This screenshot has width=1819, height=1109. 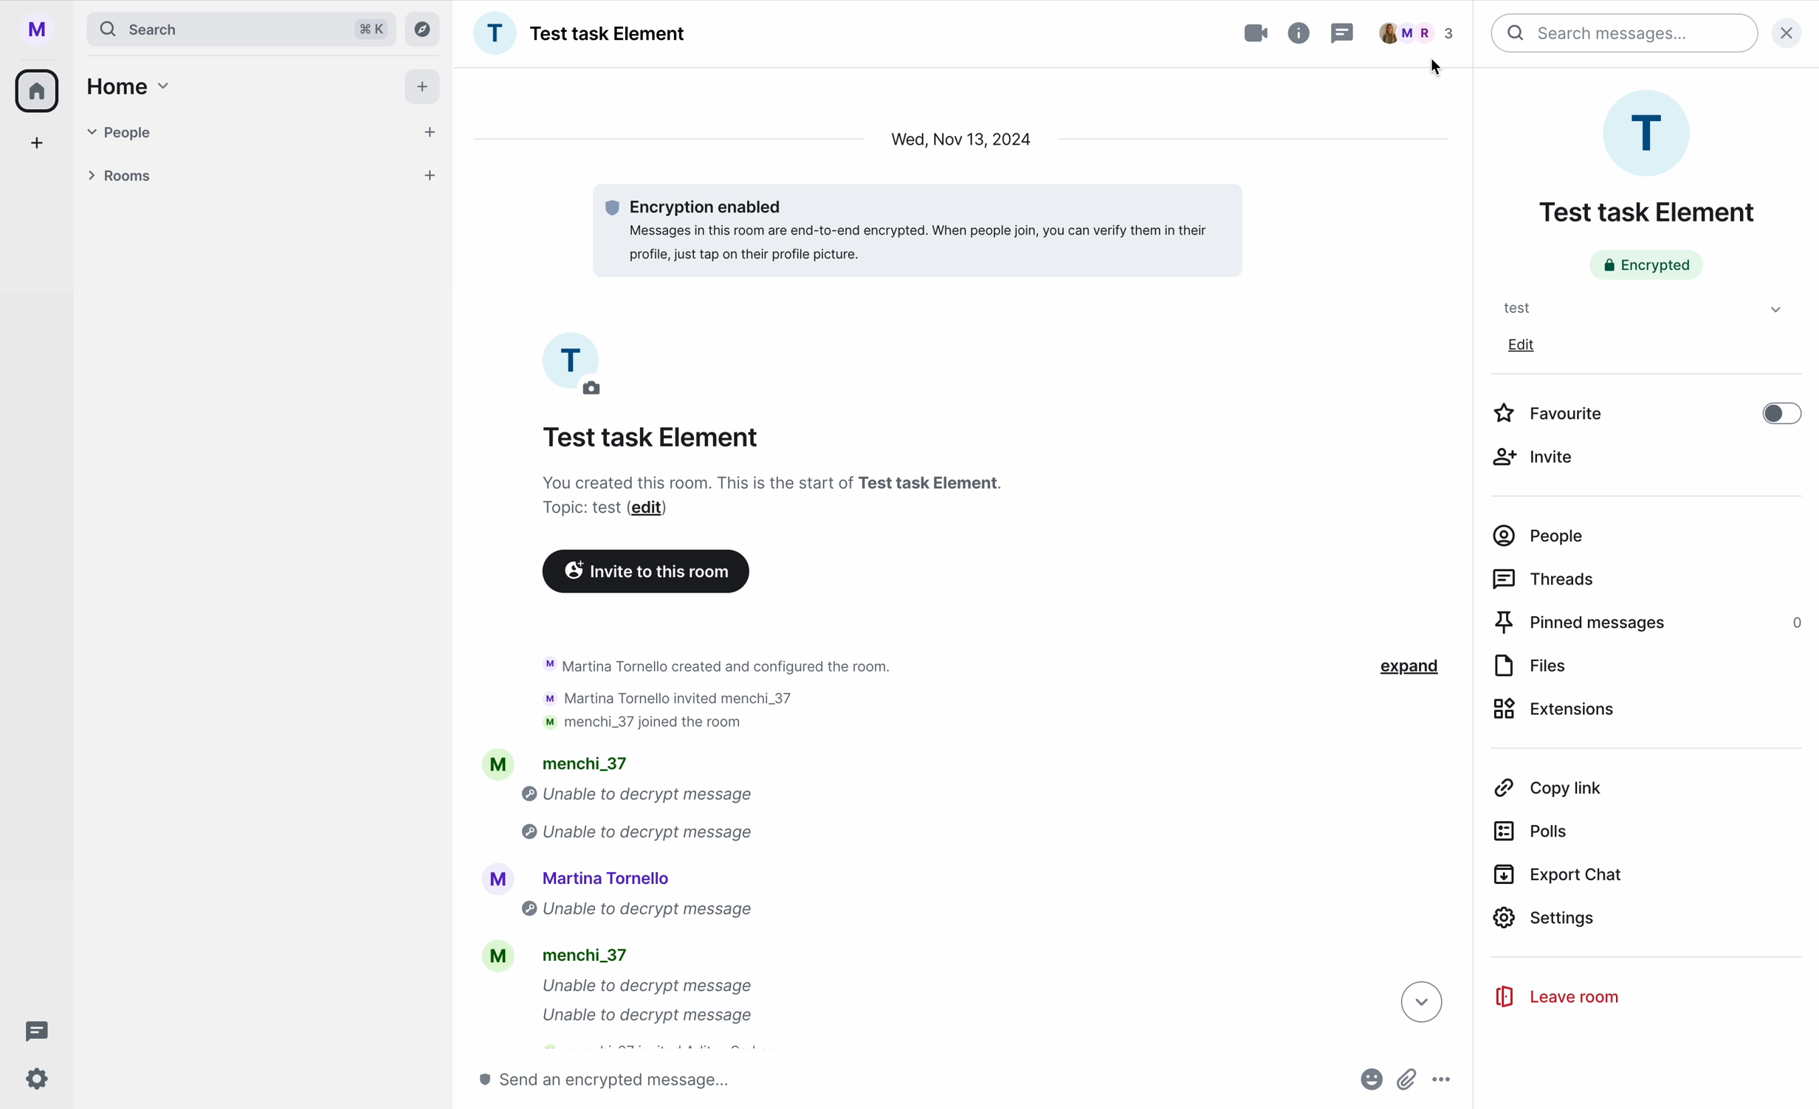 I want to click on send message, so click(x=613, y=1080).